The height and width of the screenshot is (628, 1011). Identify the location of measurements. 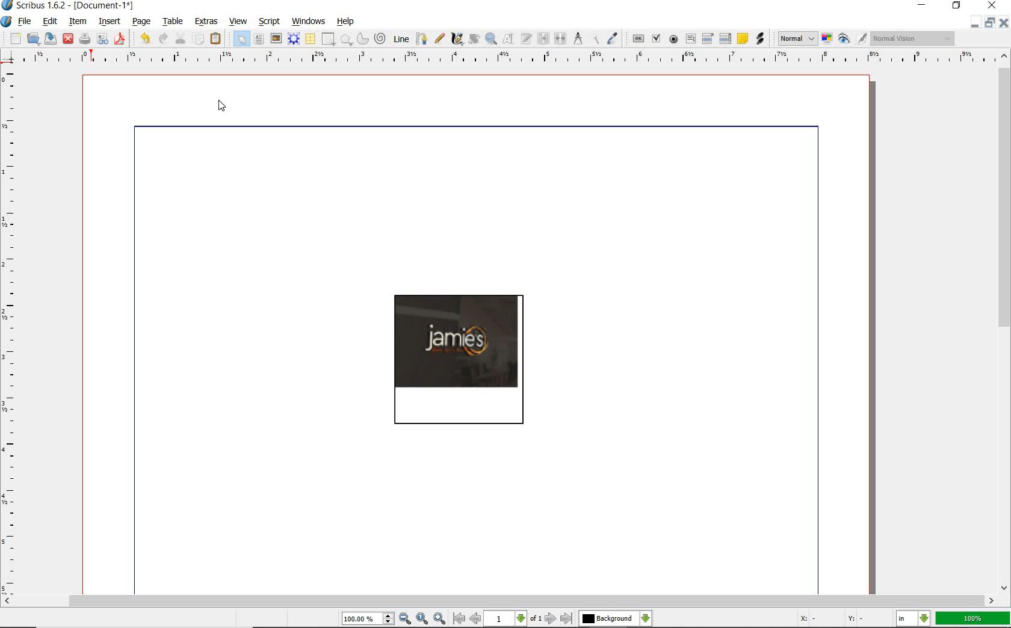
(578, 38).